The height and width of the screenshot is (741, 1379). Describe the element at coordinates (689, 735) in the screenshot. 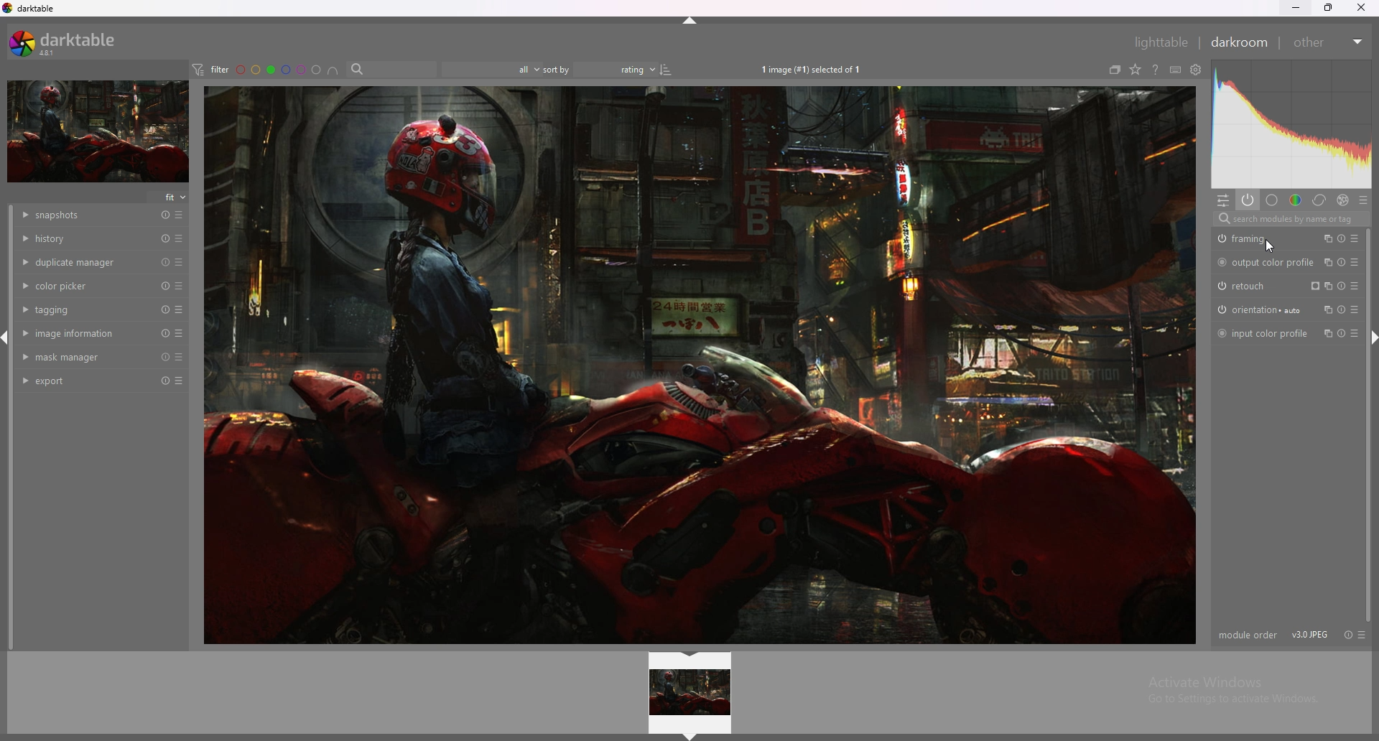

I see `hide panel` at that location.